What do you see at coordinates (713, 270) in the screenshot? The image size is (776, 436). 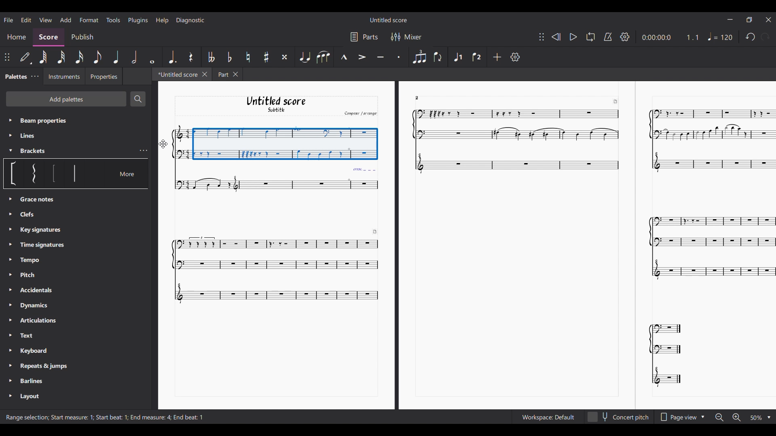 I see `` at bounding box center [713, 270].